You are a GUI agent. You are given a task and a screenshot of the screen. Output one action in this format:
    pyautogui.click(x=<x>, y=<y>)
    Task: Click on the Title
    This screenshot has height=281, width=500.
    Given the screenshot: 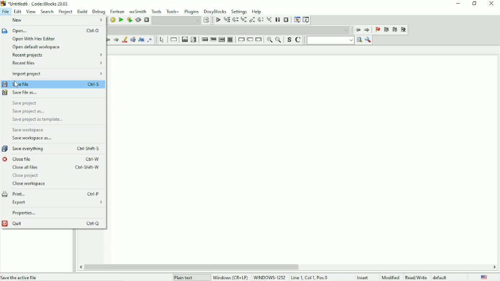 What is the action you would take?
    pyautogui.click(x=36, y=4)
    